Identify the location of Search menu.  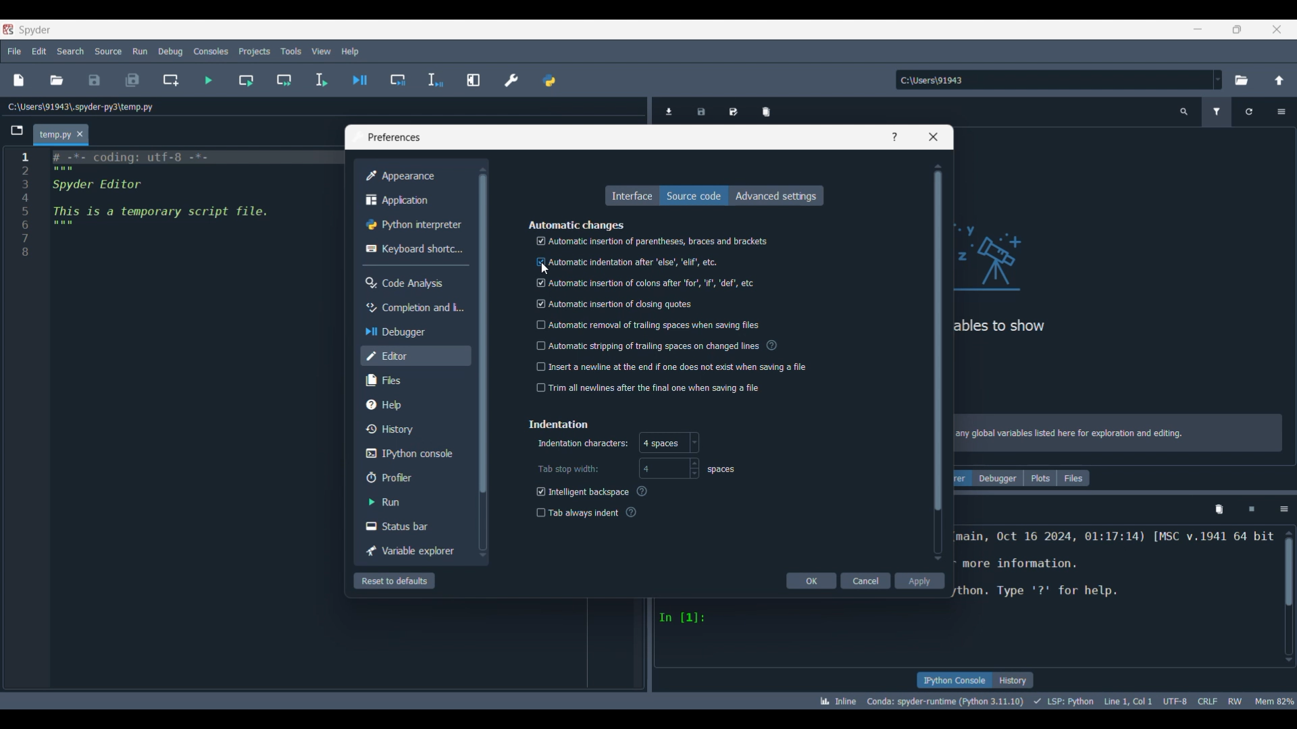
(70, 51).